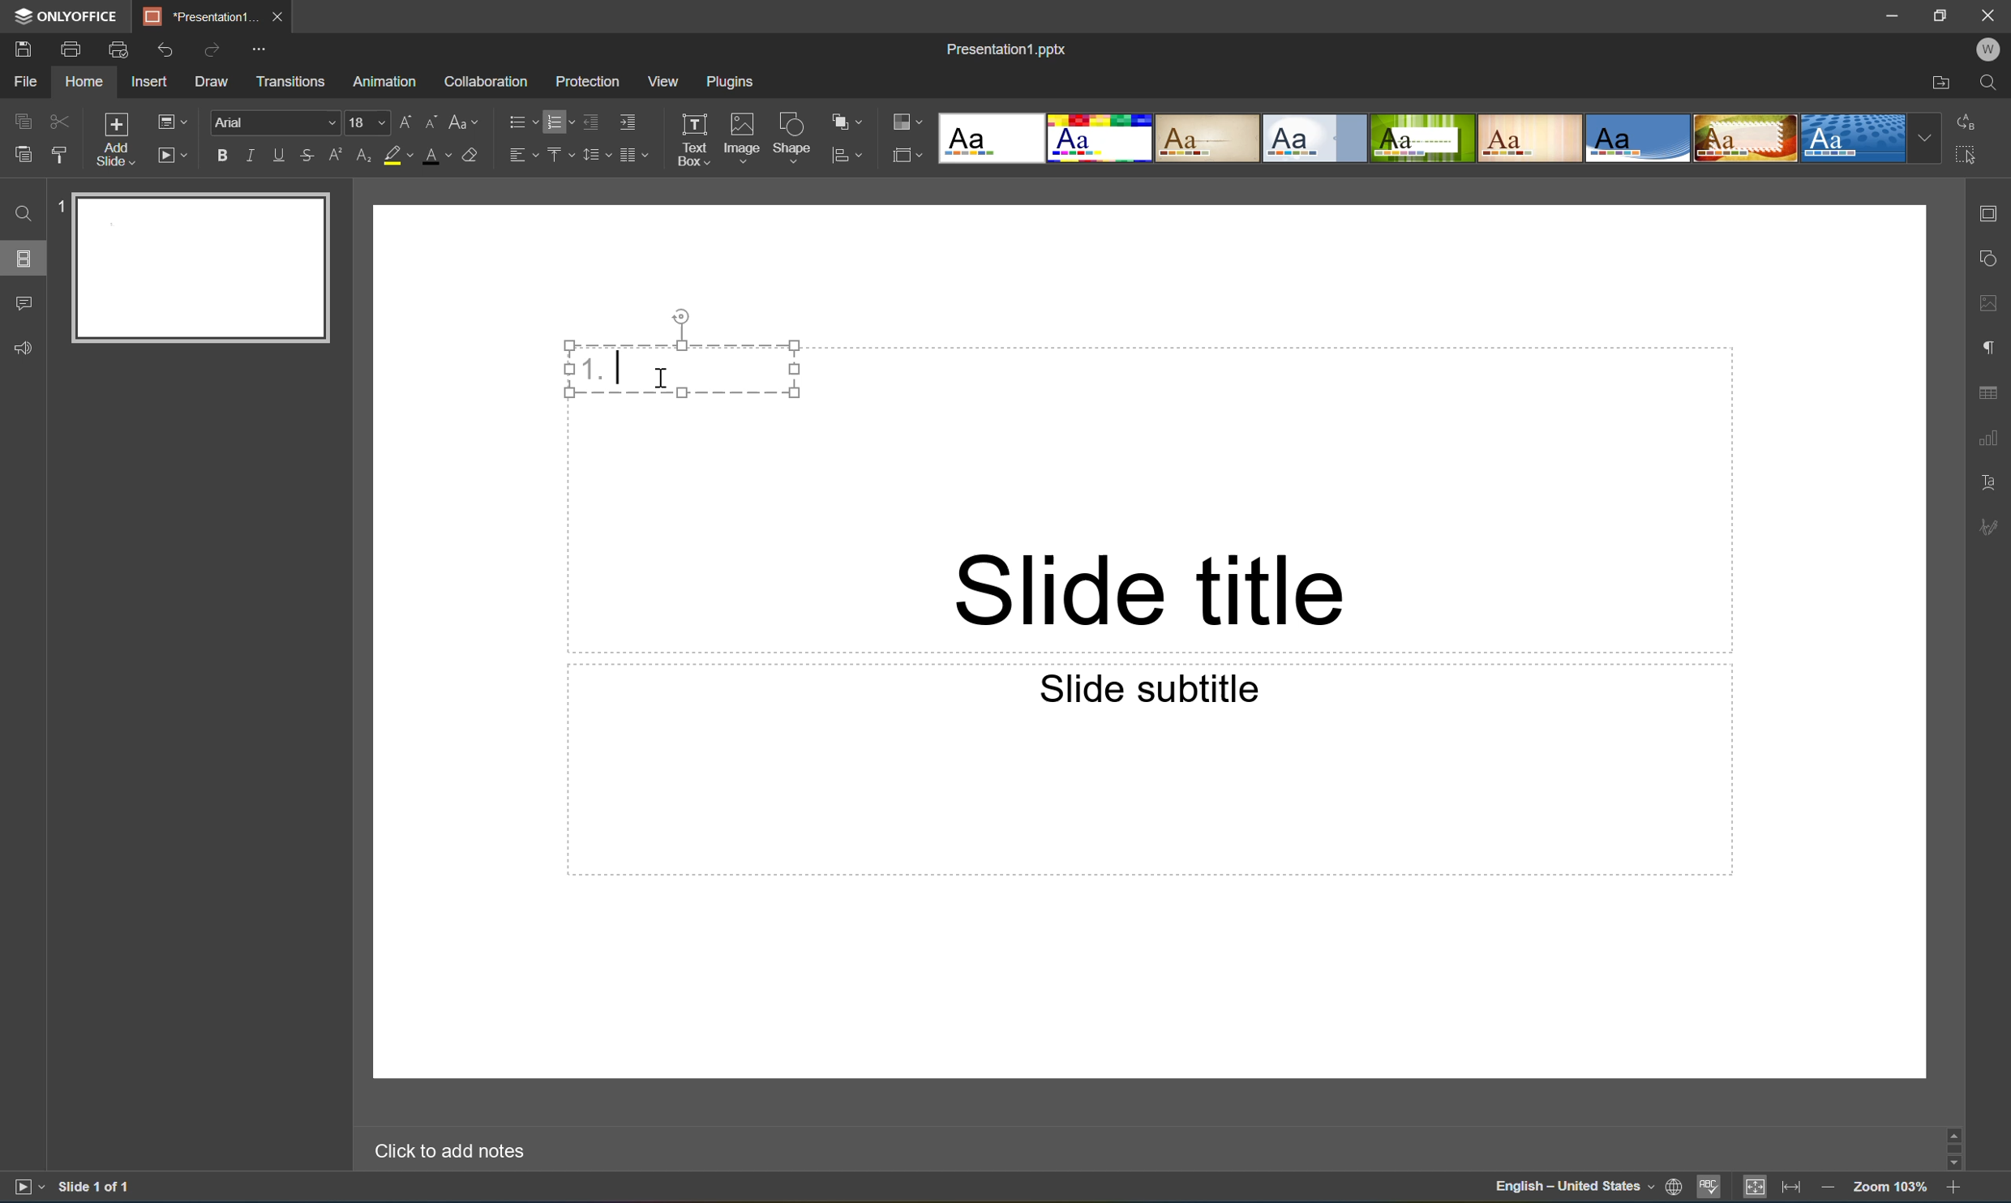 This screenshot has height=1203, width=2011. I want to click on Change color theme, so click(905, 122).